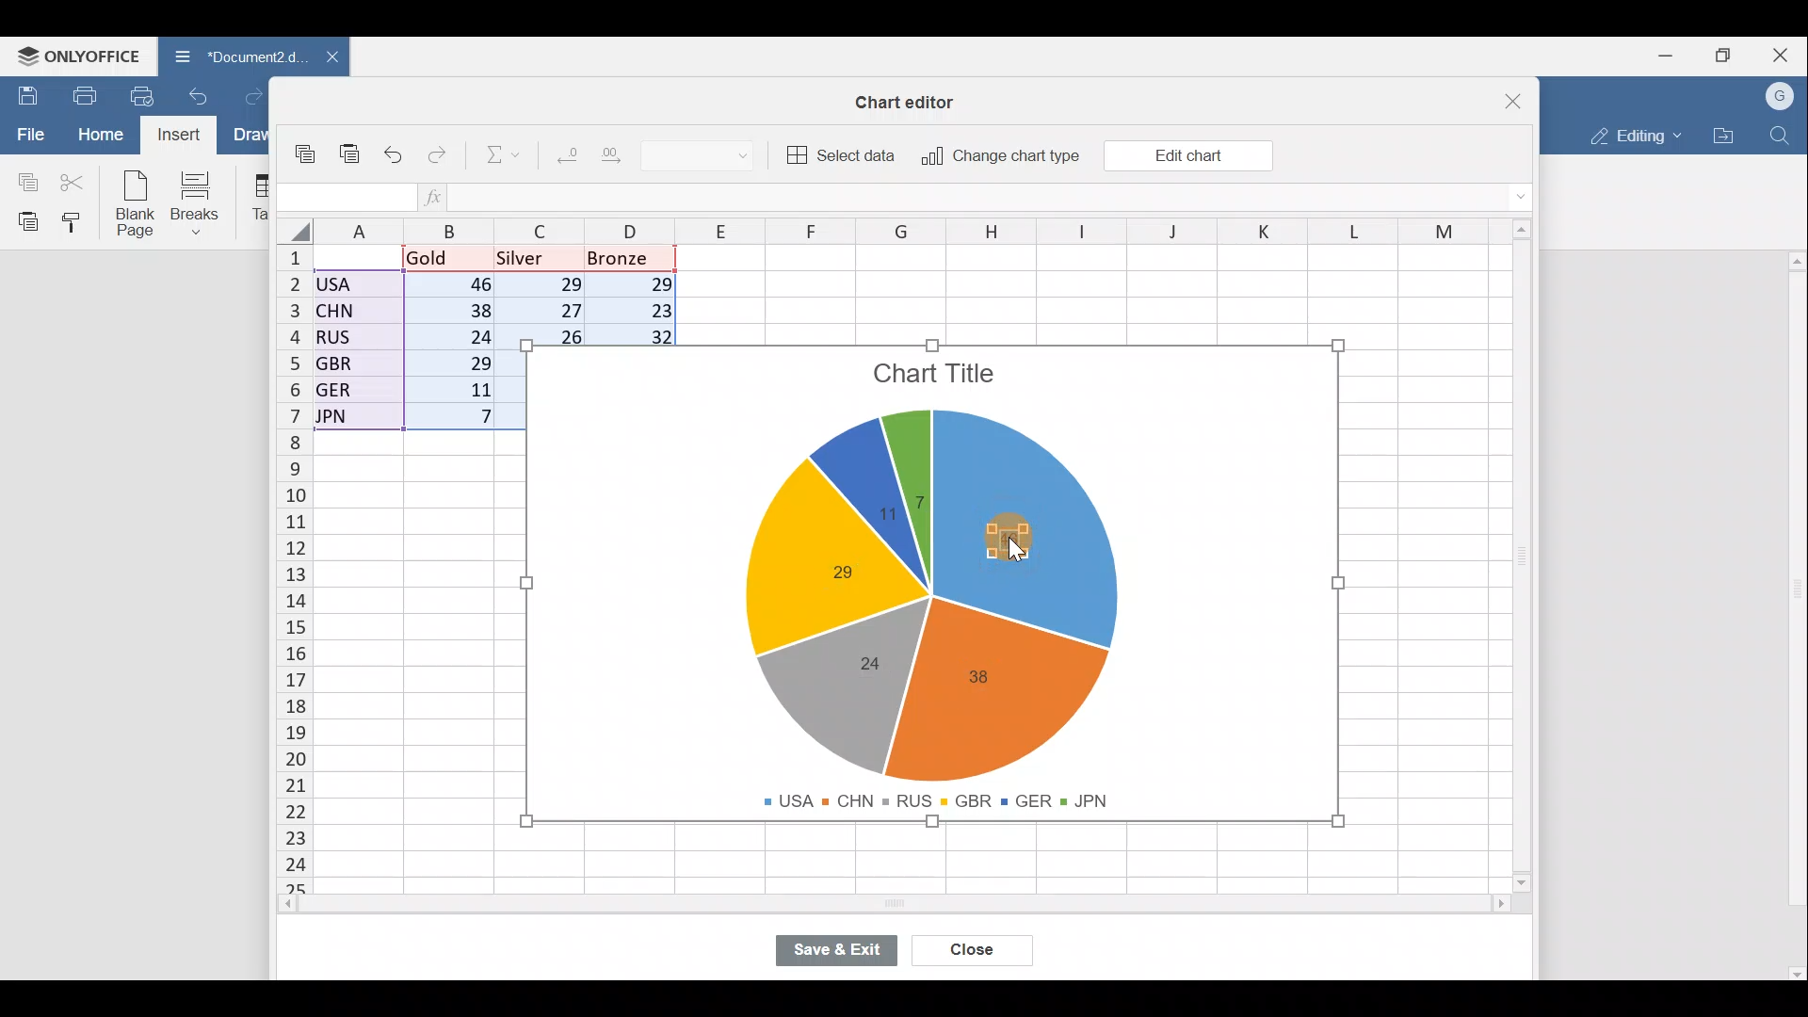  What do you see at coordinates (73, 181) in the screenshot?
I see `Cut` at bounding box center [73, 181].